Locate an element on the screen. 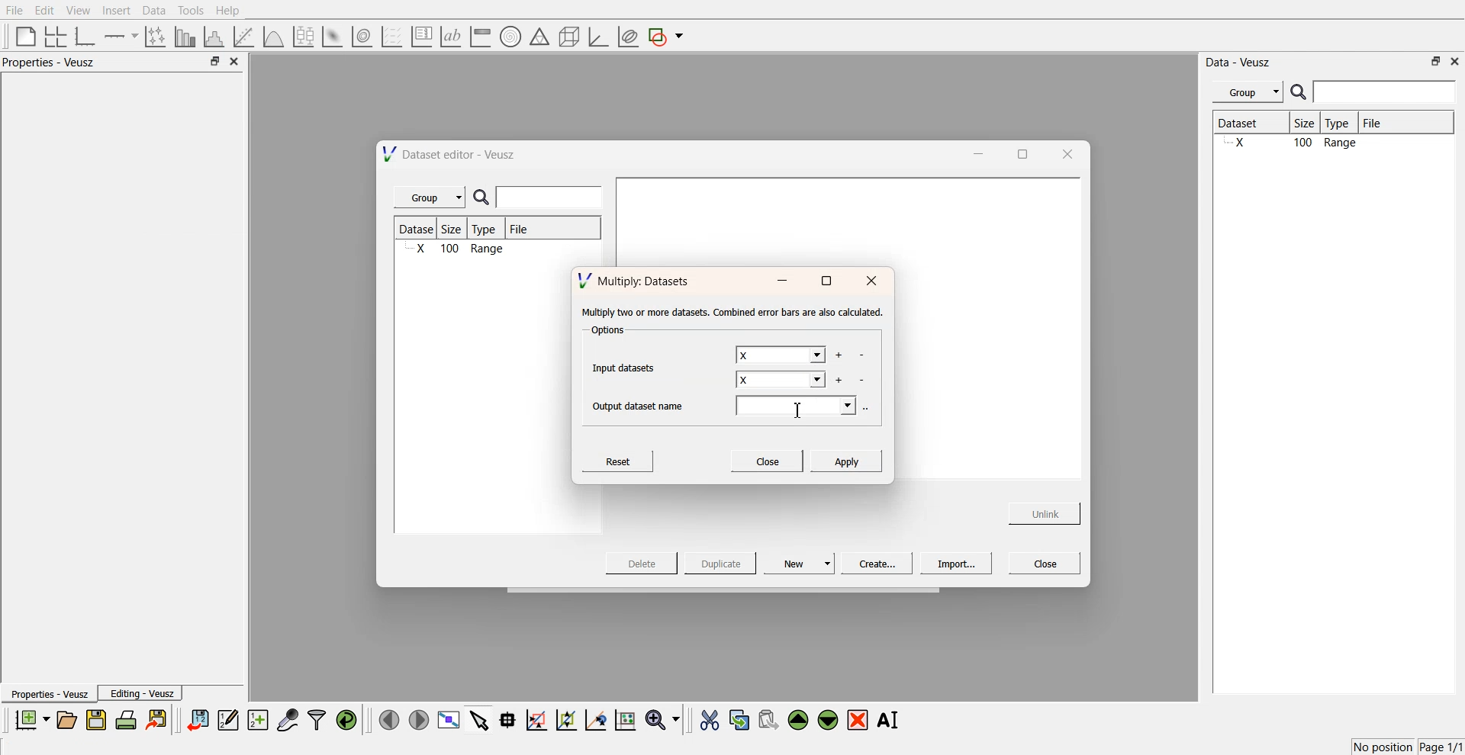 The height and width of the screenshot is (755, 1465). arrange graphs is located at coordinates (53, 36).